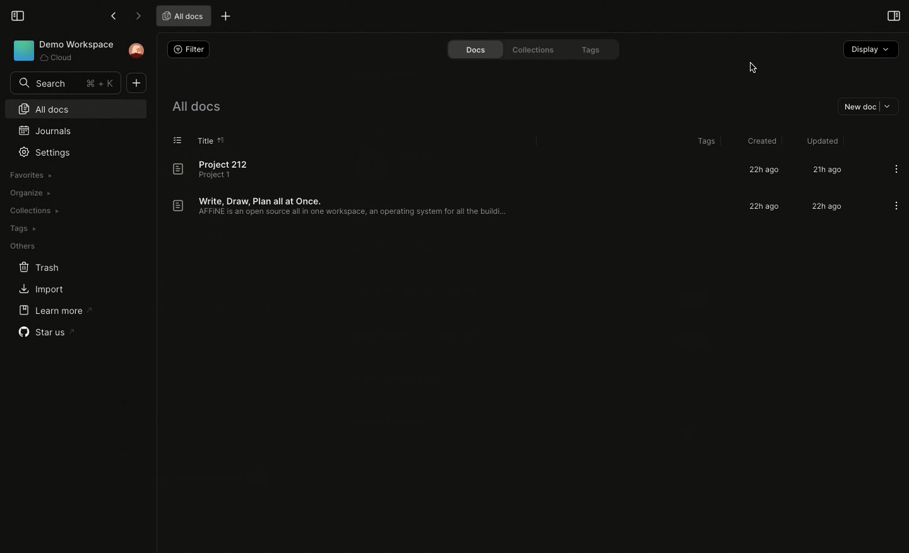 This screenshot has width=909, height=553. What do you see at coordinates (826, 170) in the screenshot?
I see `21h ago` at bounding box center [826, 170].